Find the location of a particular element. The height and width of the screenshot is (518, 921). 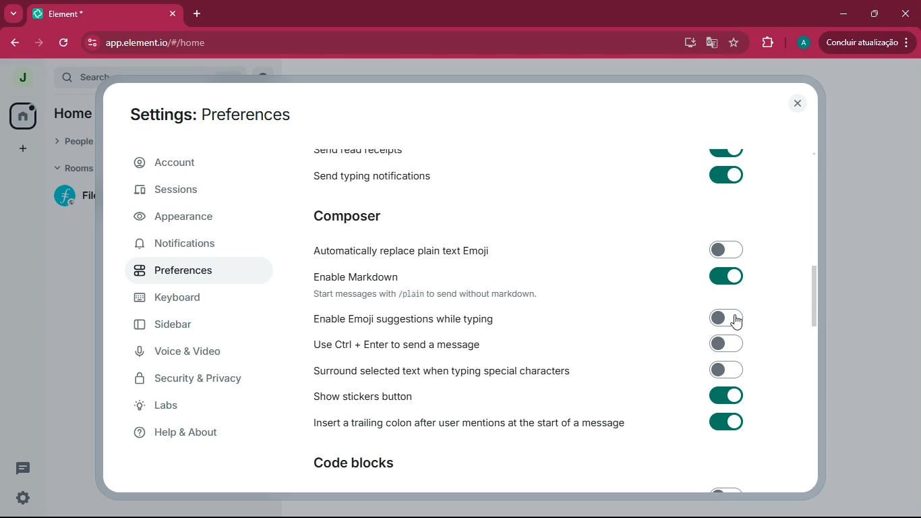

refresh is located at coordinates (65, 43).